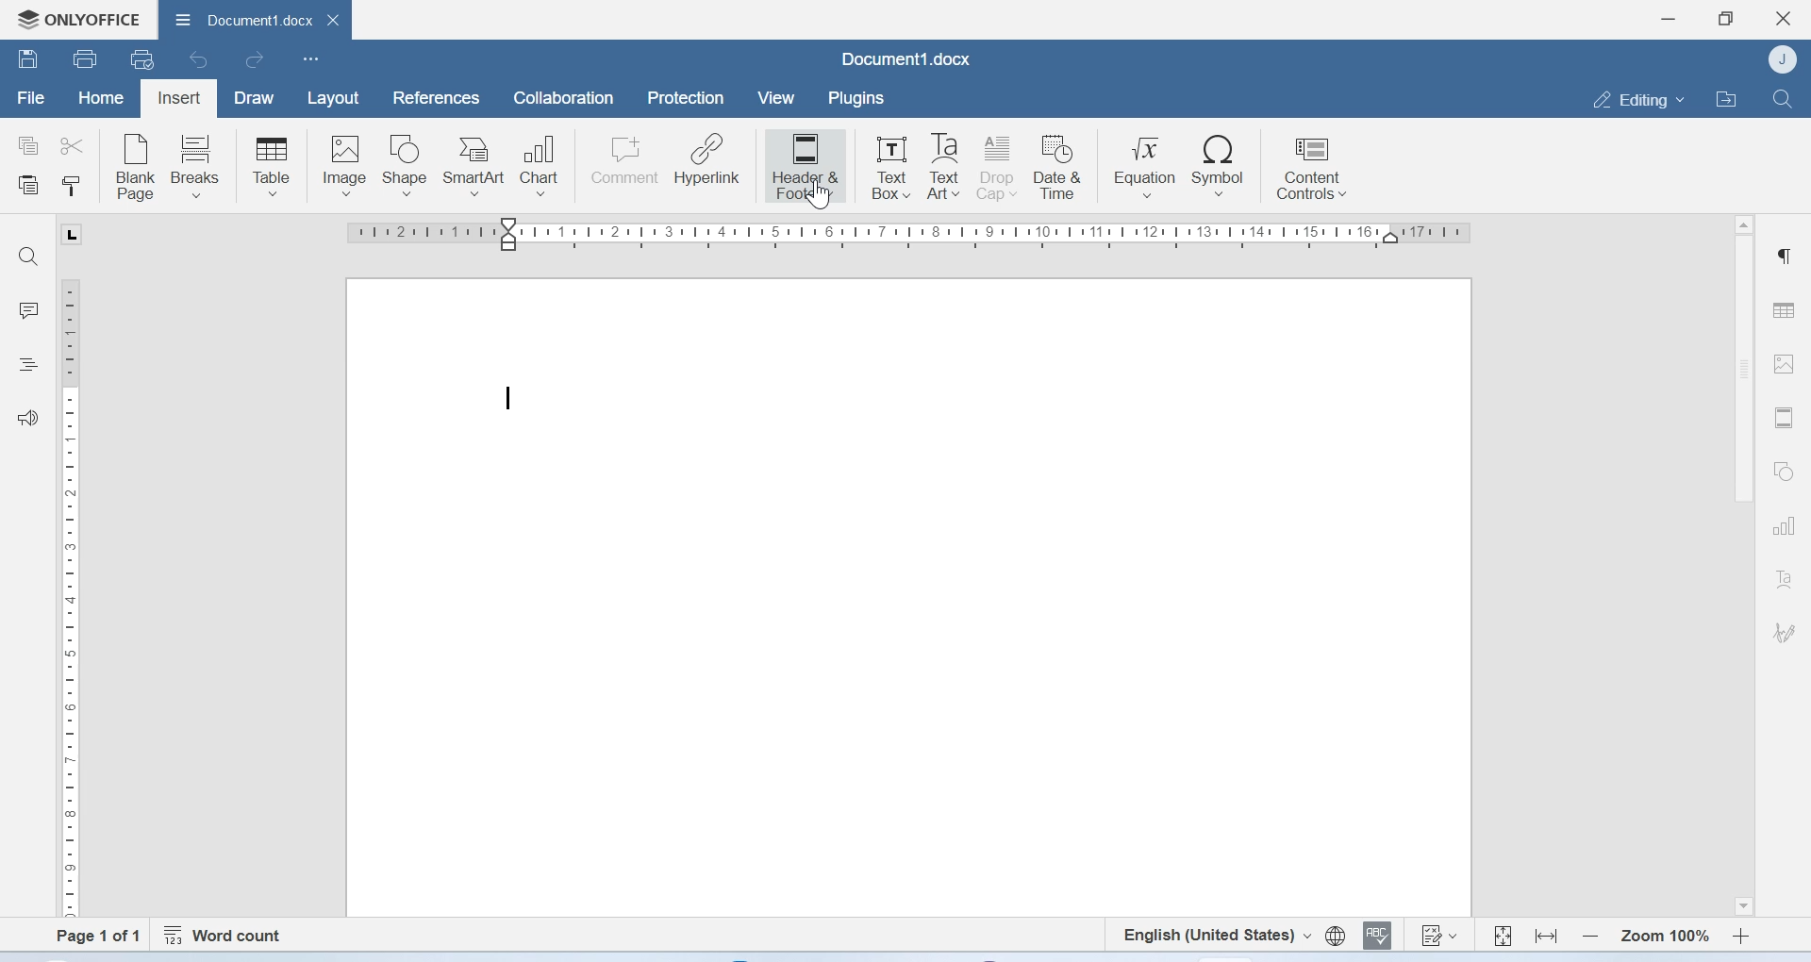  Describe the element at coordinates (1783, 630) in the screenshot. I see `Signature` at that location.